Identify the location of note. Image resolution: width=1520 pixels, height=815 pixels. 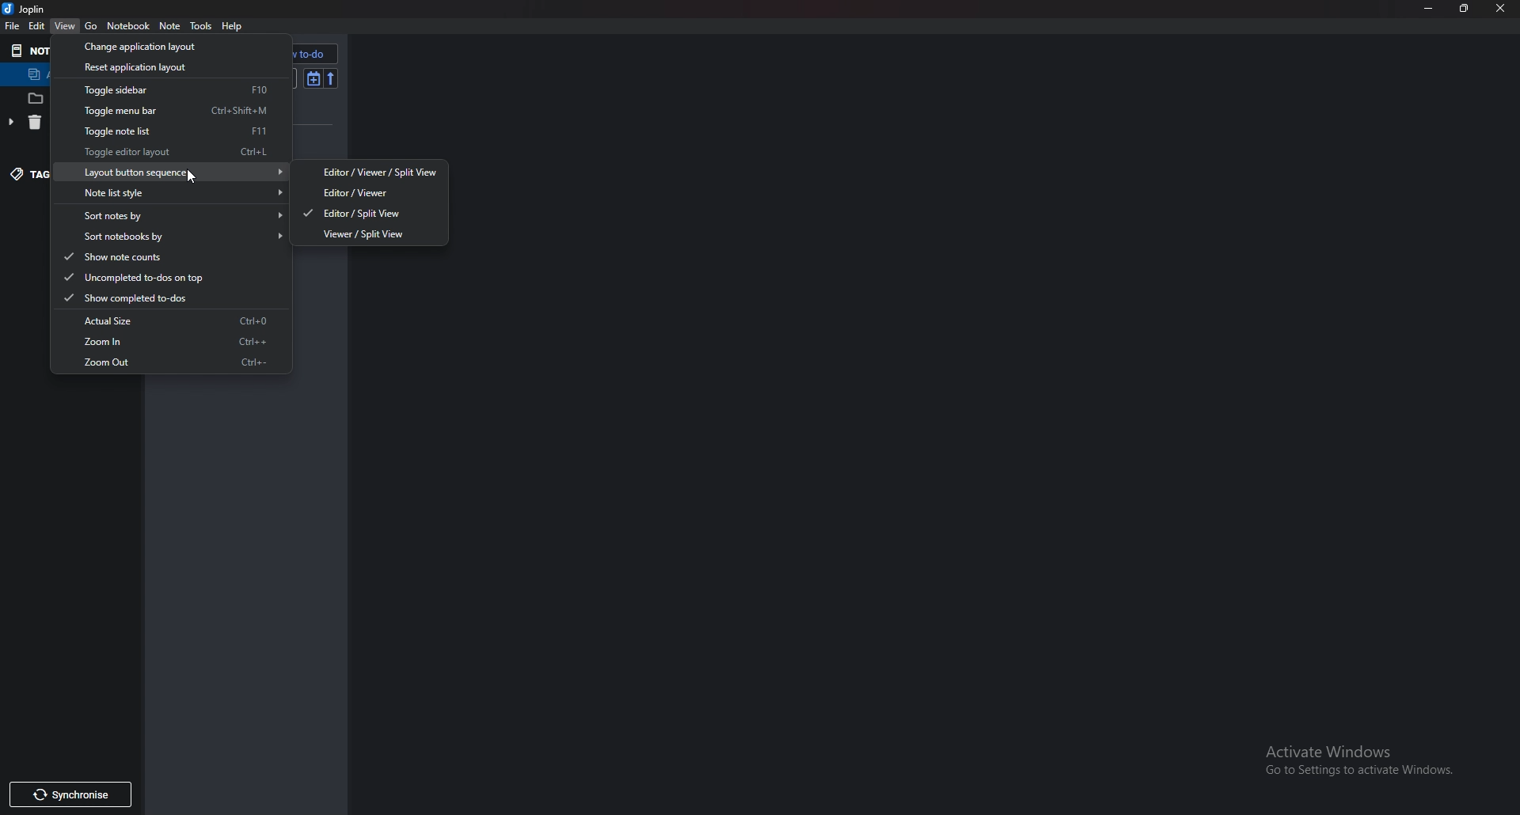
(169, 25).